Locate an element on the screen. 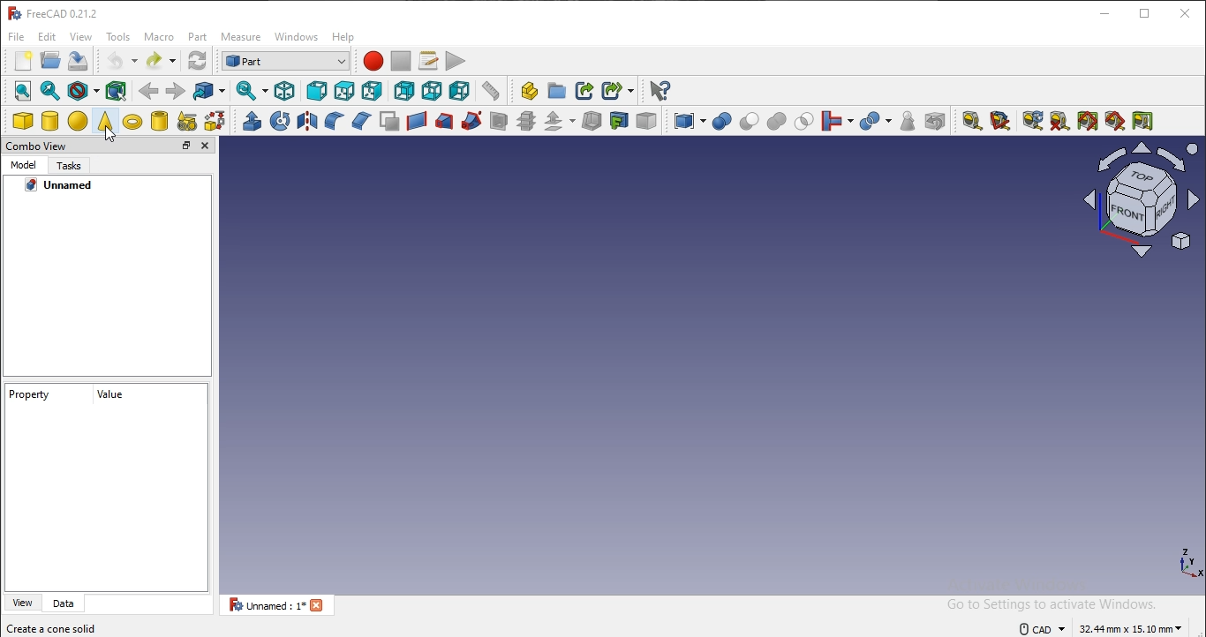  forward is located at coordinates (177, 91).